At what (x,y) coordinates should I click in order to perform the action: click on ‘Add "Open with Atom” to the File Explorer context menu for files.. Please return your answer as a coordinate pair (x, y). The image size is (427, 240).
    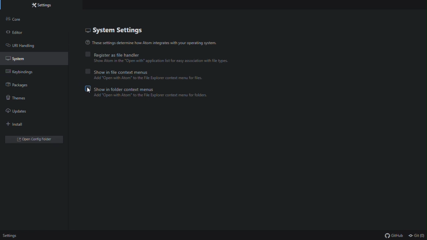
    Looking at the image, I should click on (149, 79).